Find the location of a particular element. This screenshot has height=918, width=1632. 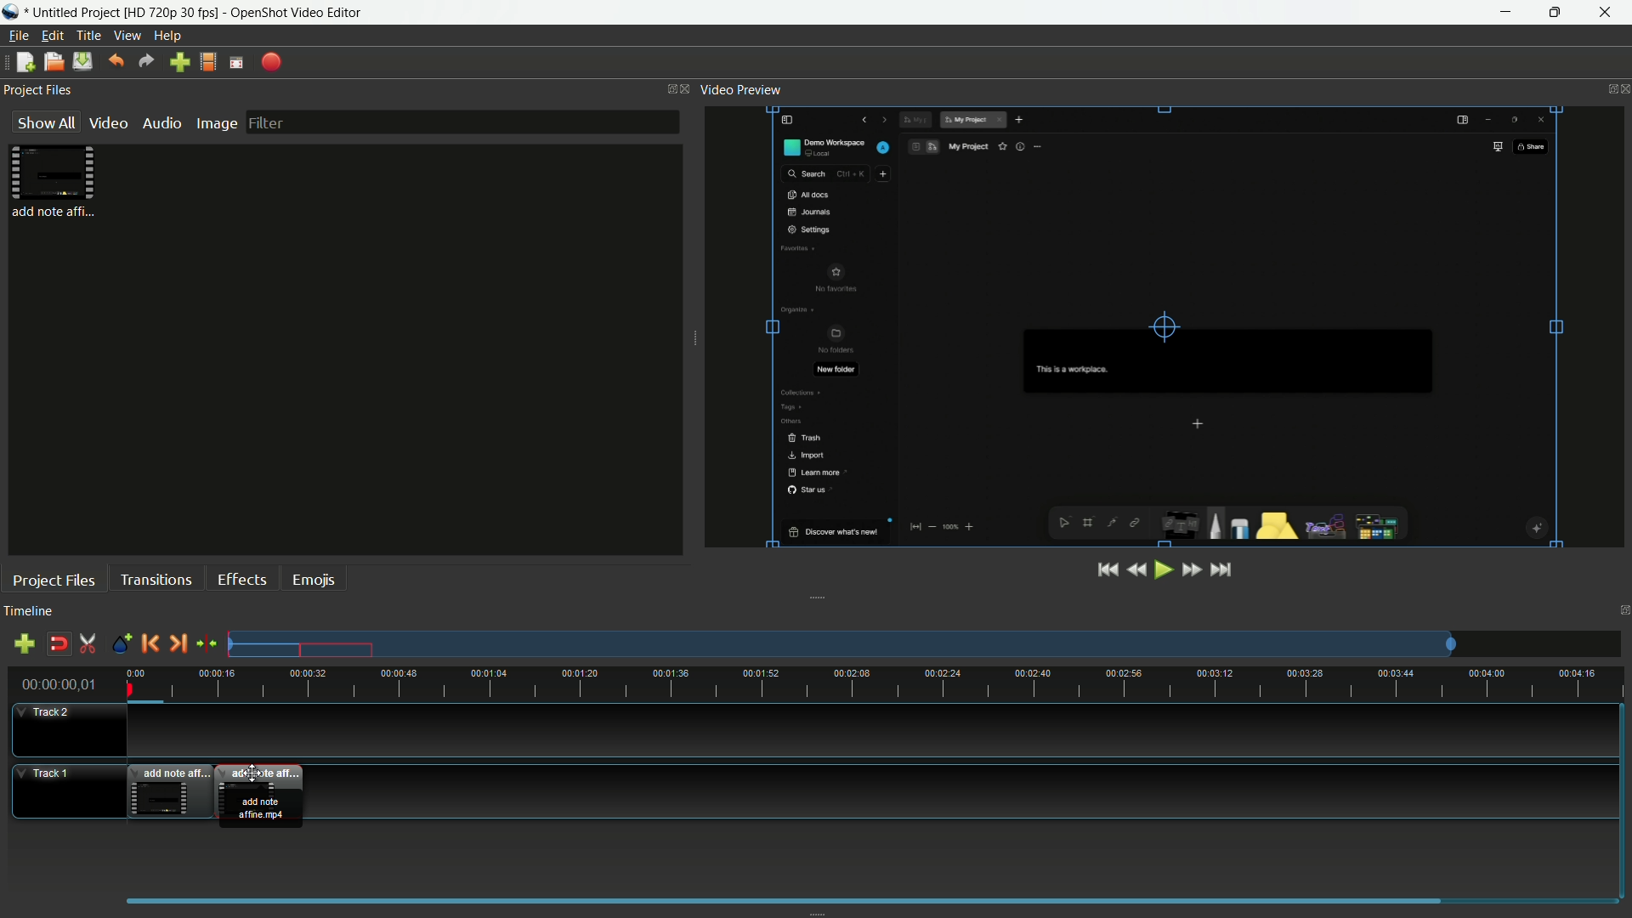

track-1 is located at coordinates (62, 791).